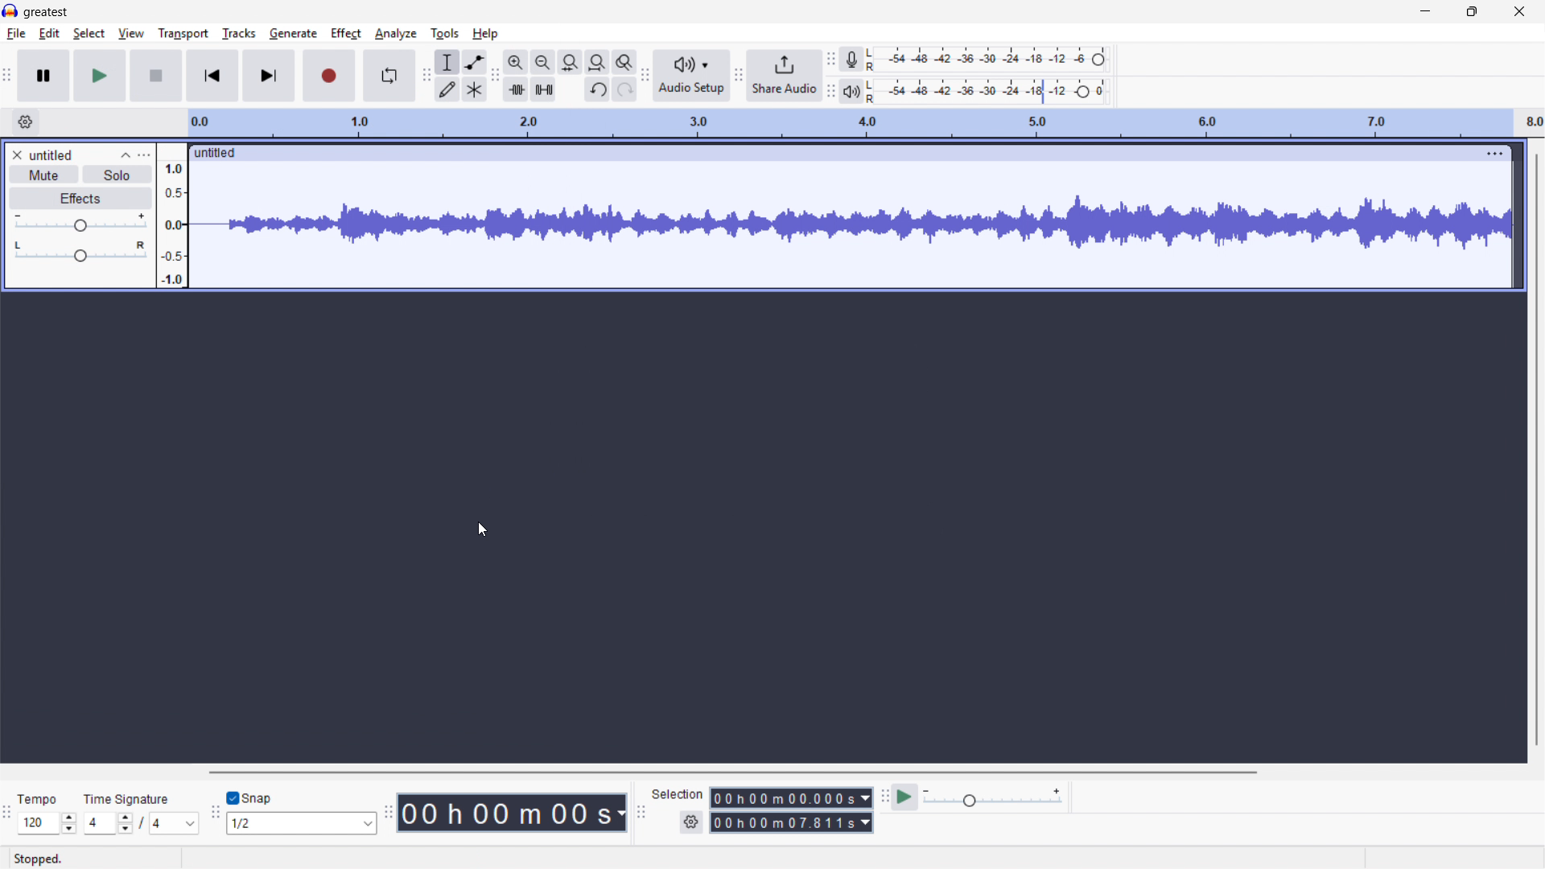  Describe the element at coordinates (1518, 12) in the screenshot. I see `close` at that location.